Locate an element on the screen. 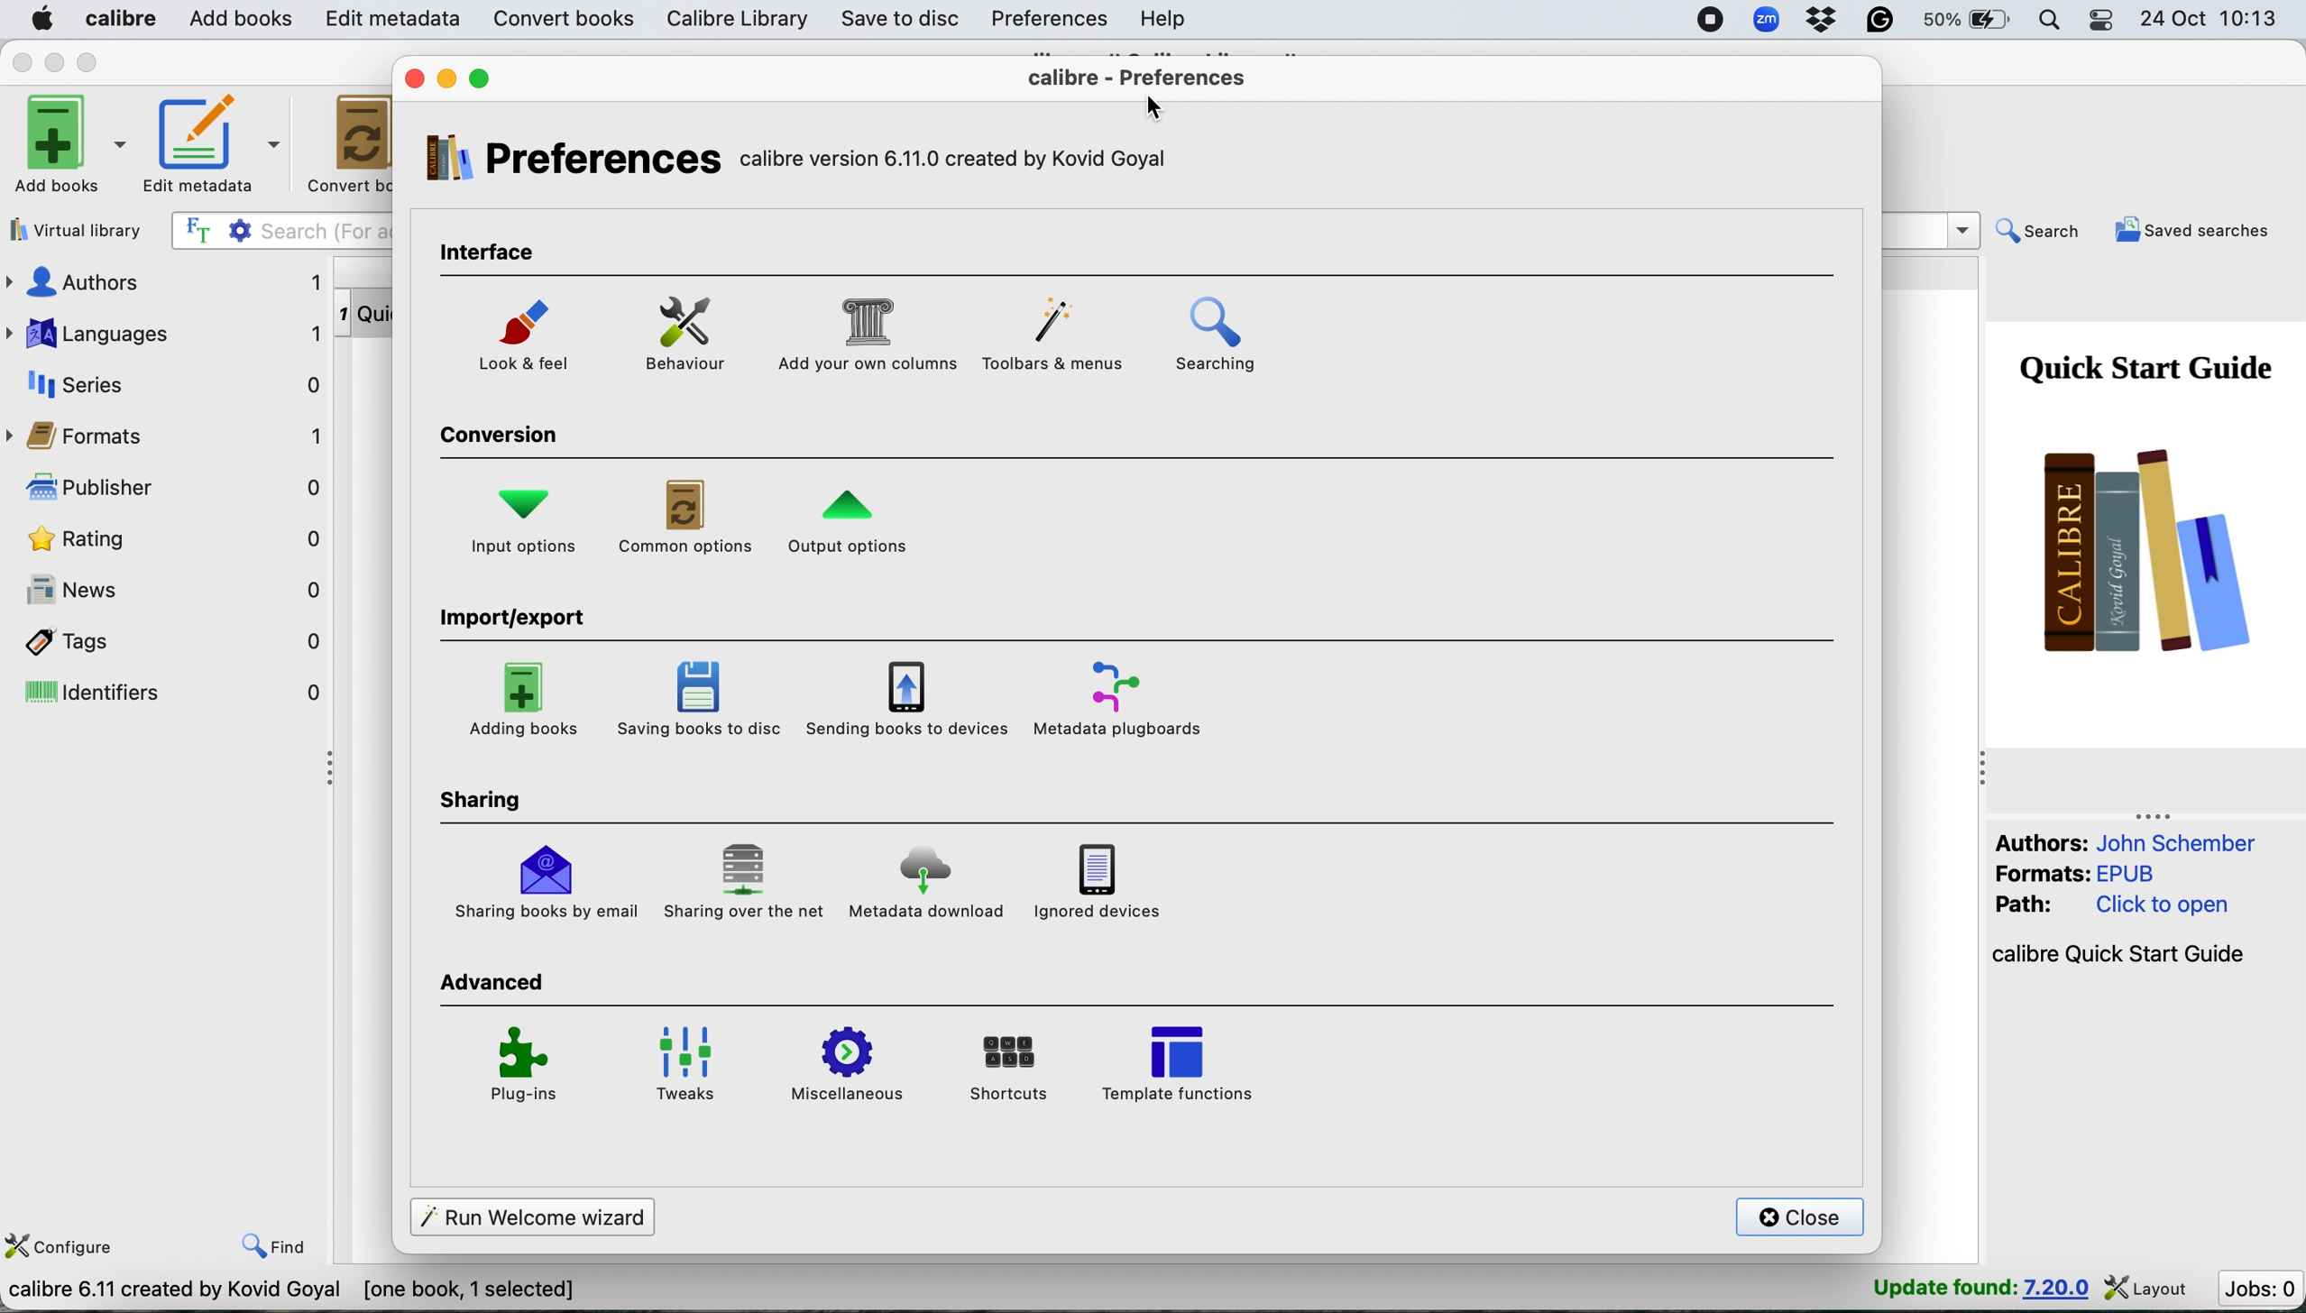 The image size is (2306, 1313). sharing books by email is located at coordinates (547, 886).